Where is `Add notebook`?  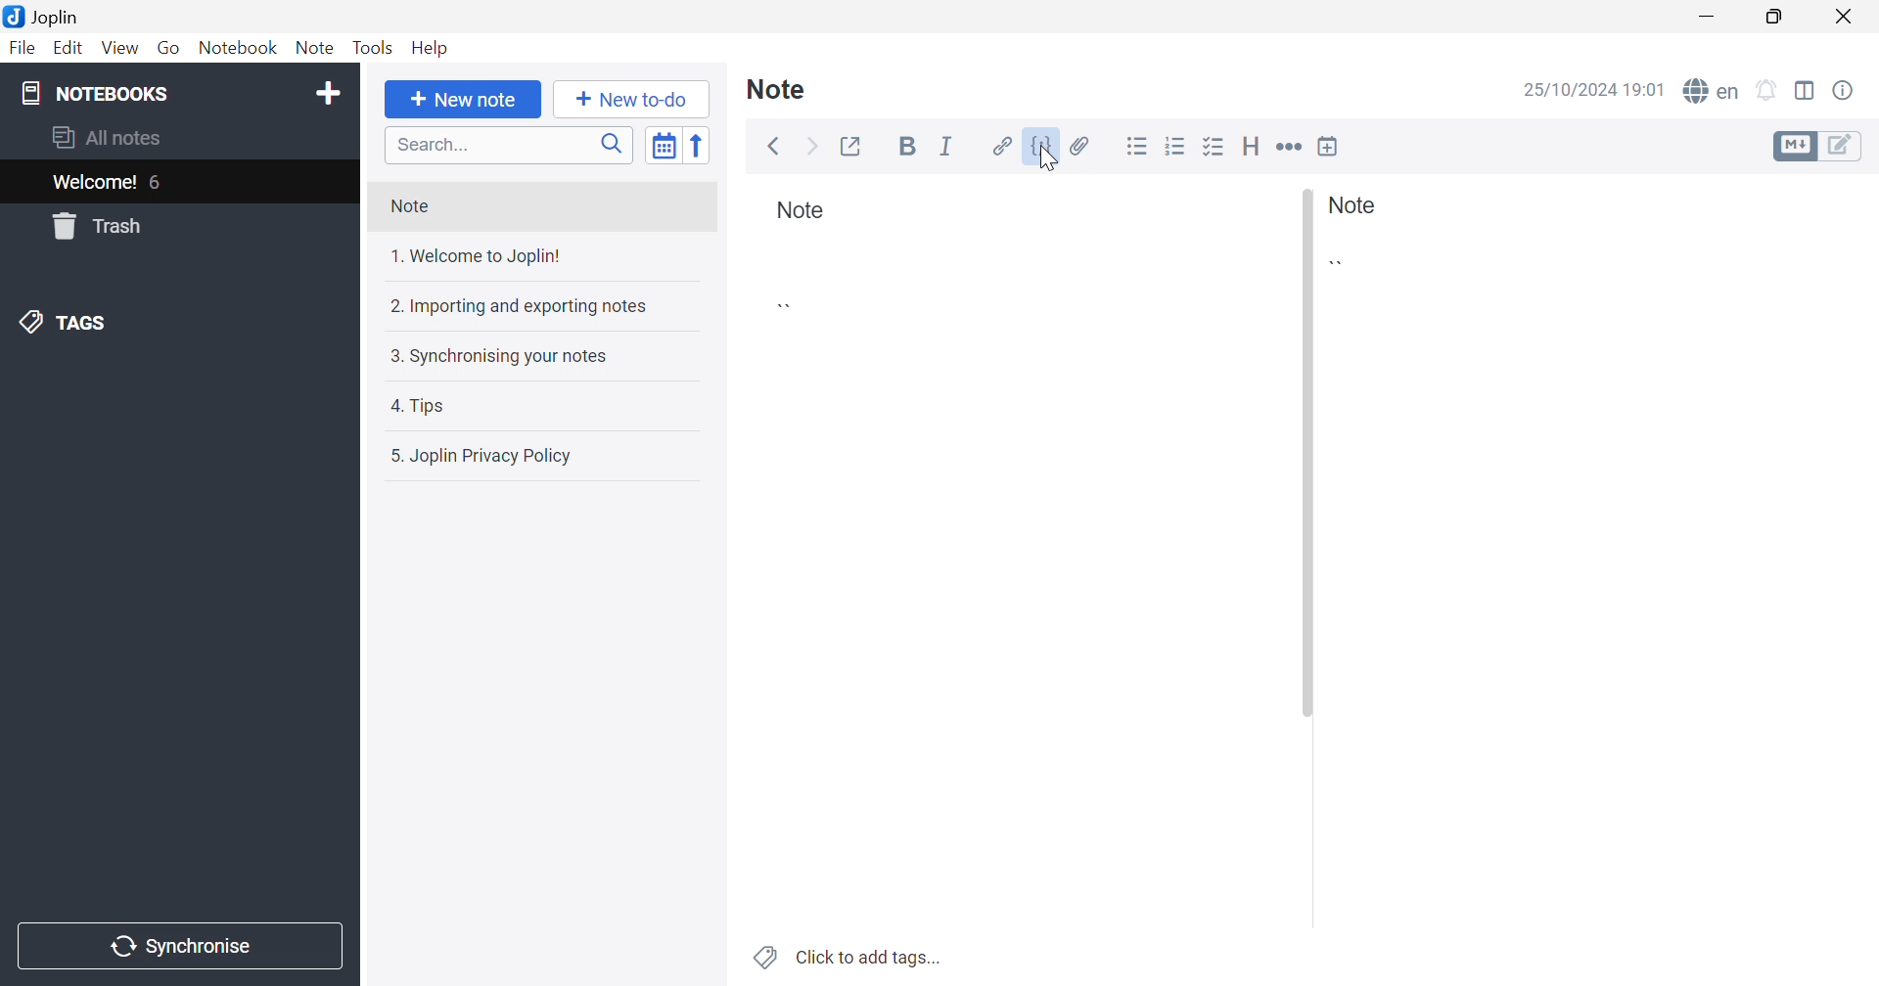 Add notebook is located at coordinates (331, 96).